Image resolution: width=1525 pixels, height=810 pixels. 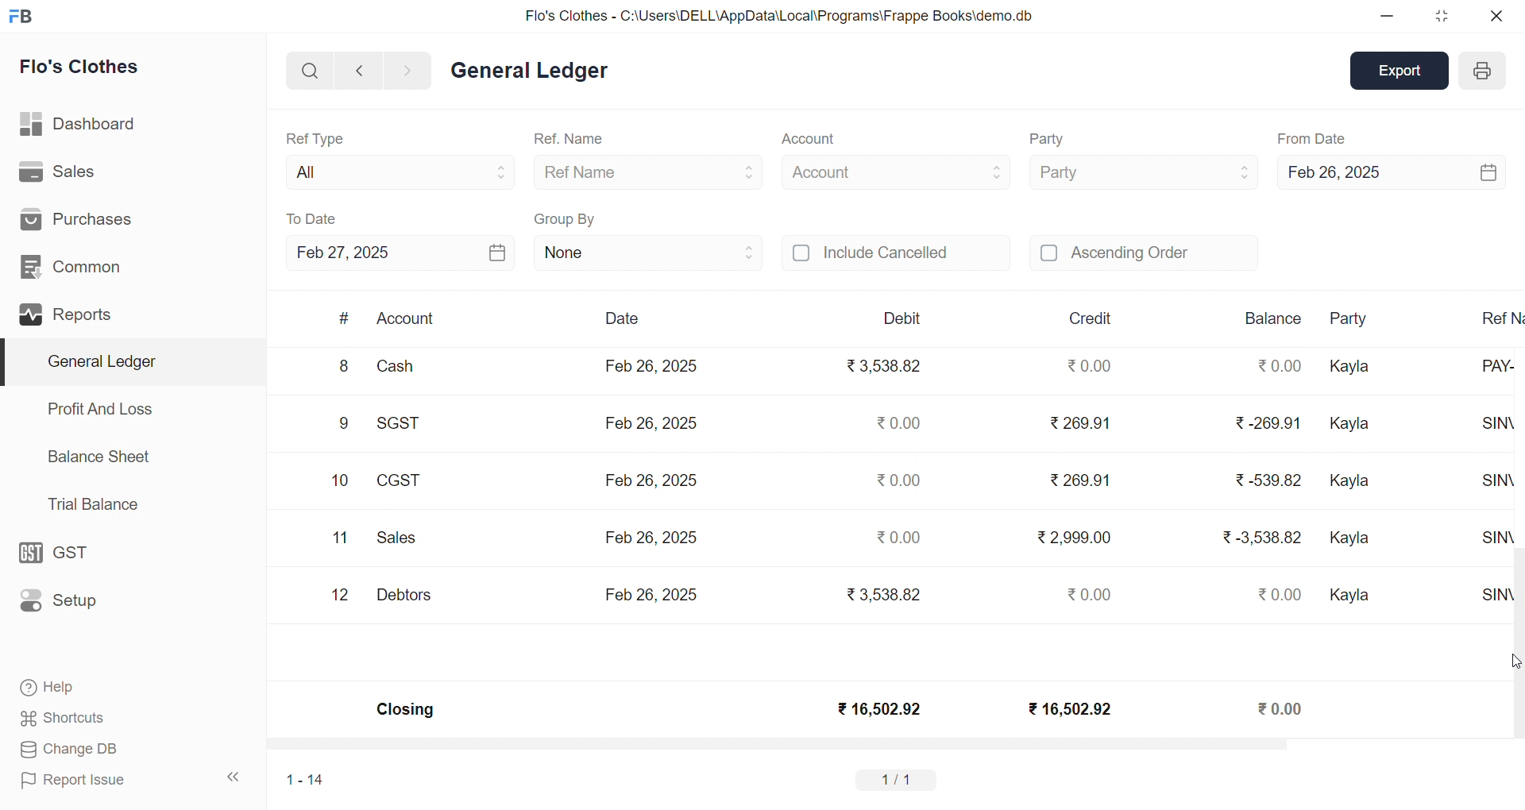 I want to click on NAVIGATE BACKWARD, so click(x=358, y=69).